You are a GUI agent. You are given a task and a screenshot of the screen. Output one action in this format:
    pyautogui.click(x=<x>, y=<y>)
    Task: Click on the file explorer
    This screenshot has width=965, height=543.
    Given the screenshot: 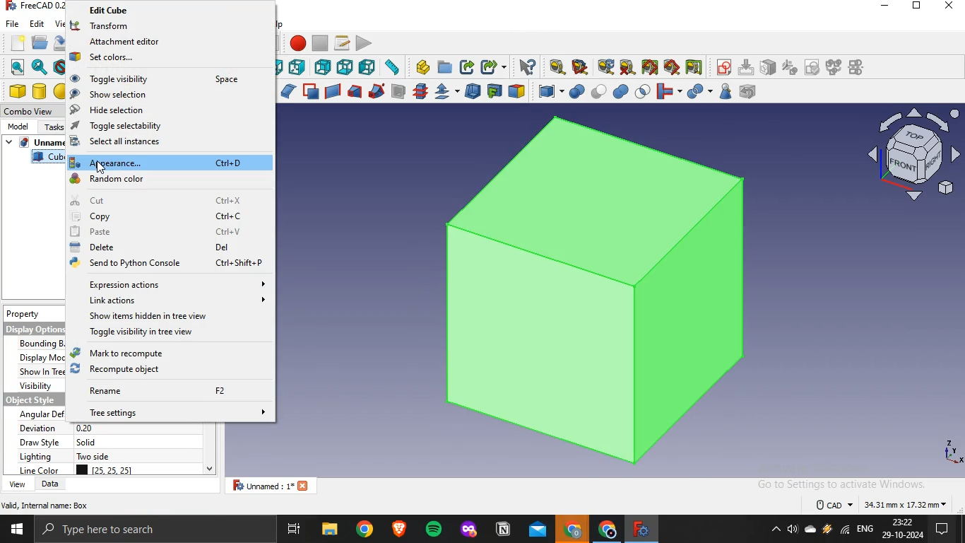 What is the action you would take?
    pyautogui.click(x=329, y=530)
    